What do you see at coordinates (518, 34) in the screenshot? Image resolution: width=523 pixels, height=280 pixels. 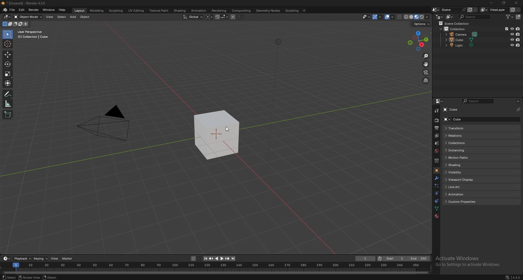 I see `disable in renders` at bounding box center [518, 34].